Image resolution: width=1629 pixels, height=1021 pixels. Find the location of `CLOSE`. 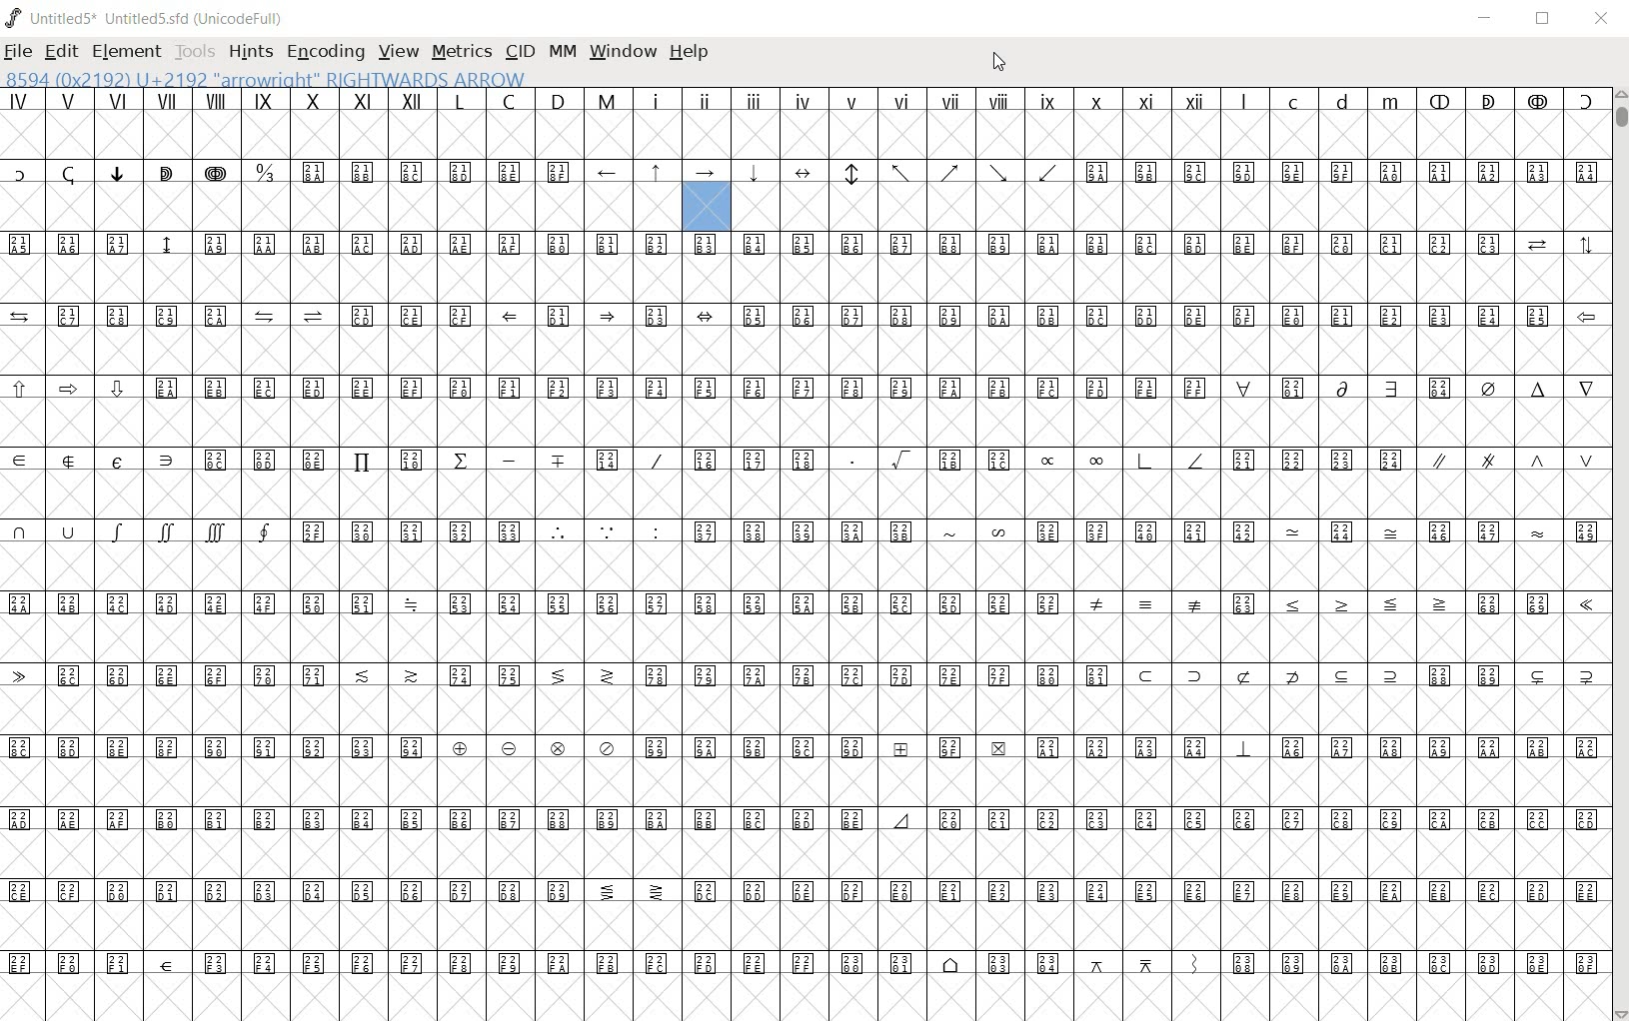

CLOSE is located at coordinates (1601, 21).